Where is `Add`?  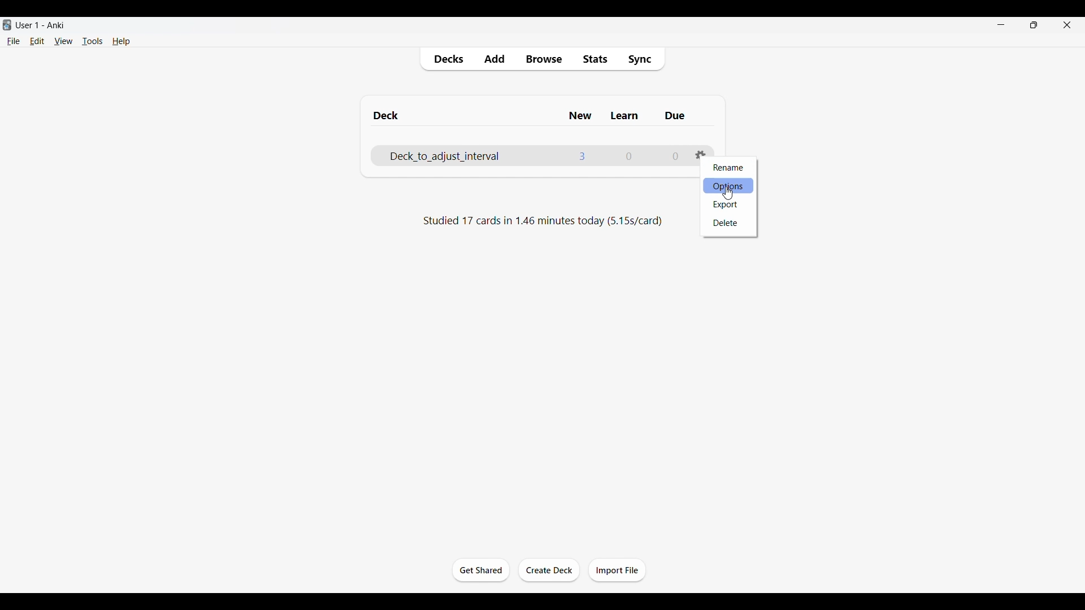 Add is located at coordinates (496, 59).